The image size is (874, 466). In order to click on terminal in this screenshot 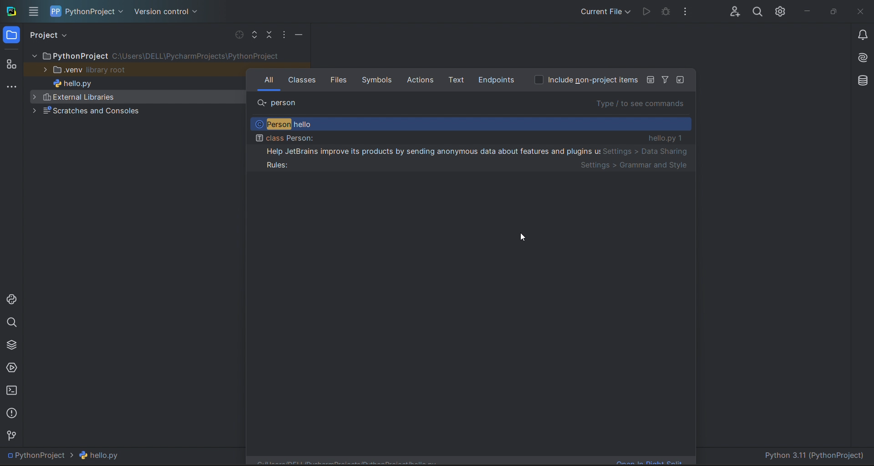, I will do `click(12, 391)`.